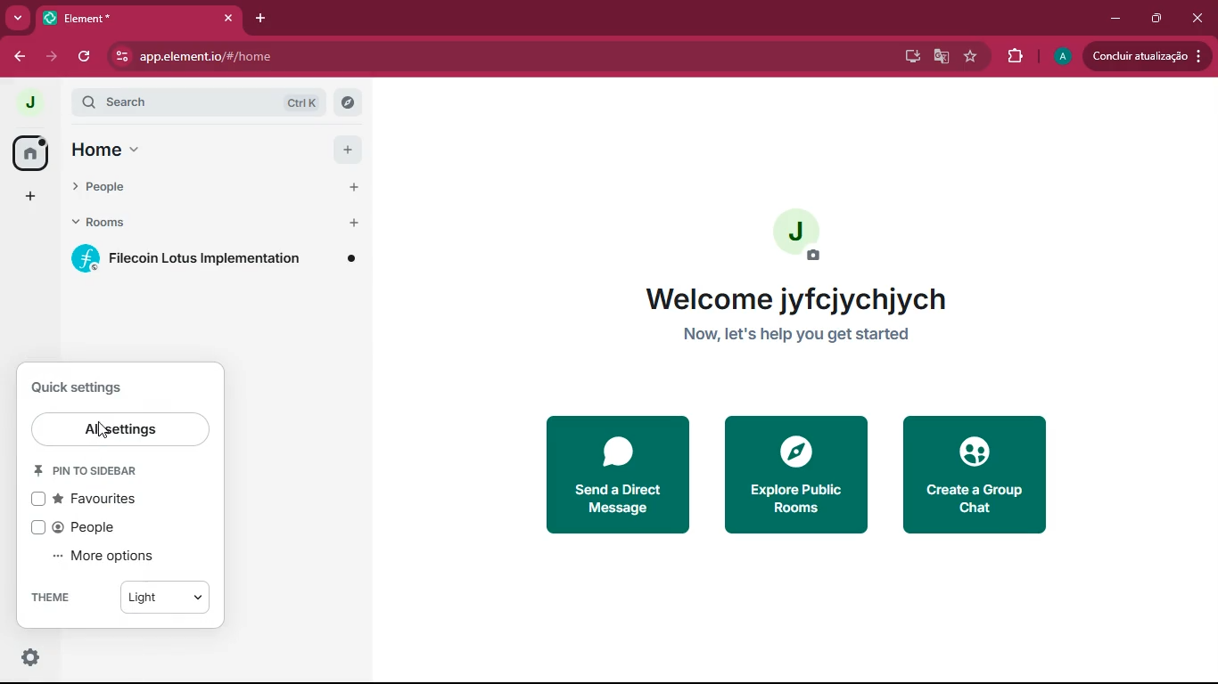 The width and height of the screenshot is (1218, 684). I want to click on add, so click(352, 187).